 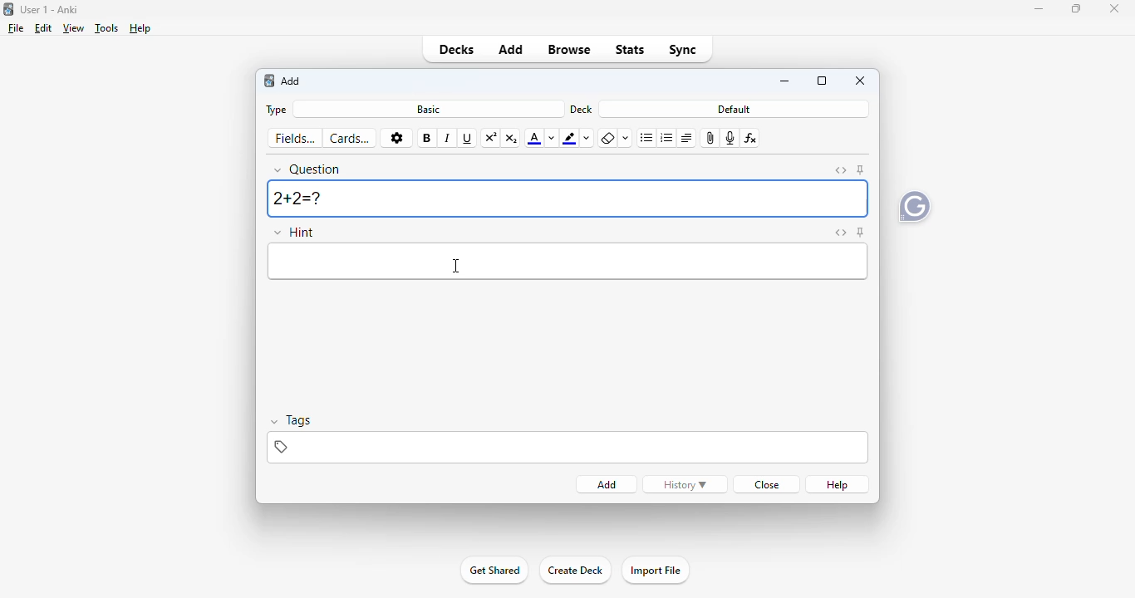 What do you see at coordinates (842, 233) in the screenshot?
I see `toggle HTML editor` at bounding box center [842, 233].